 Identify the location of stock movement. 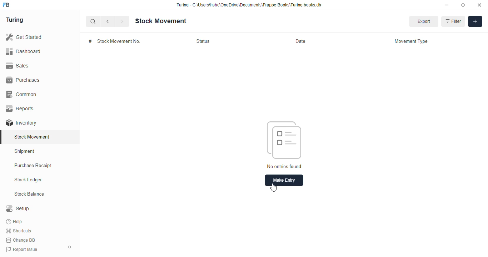
(33, 137).